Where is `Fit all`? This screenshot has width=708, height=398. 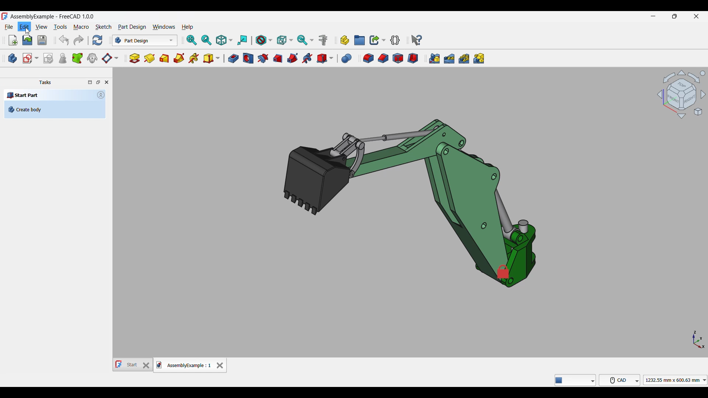
Fit all is located at coordinates (192, 41).